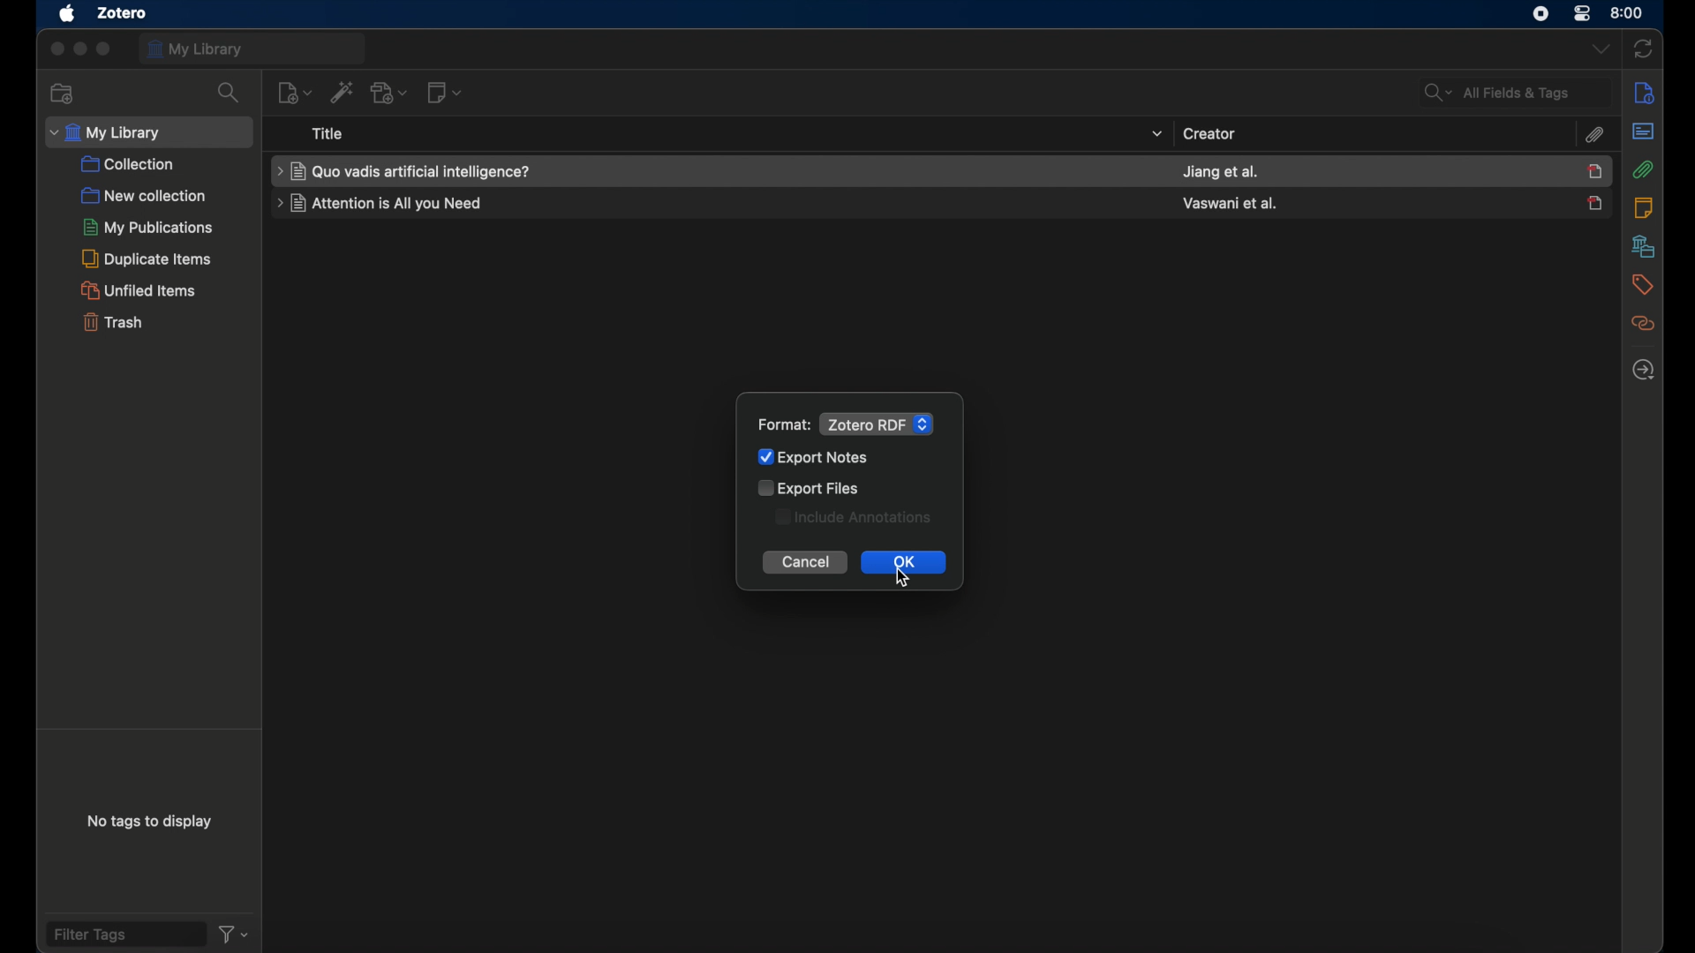  I want to click on maximize, so click(105, 49).